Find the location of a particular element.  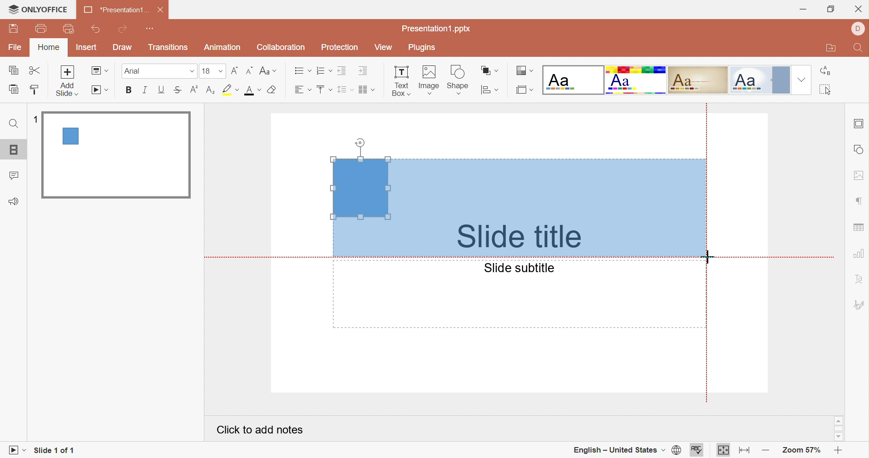

Start slideshow is located at coordinates (15, 451).